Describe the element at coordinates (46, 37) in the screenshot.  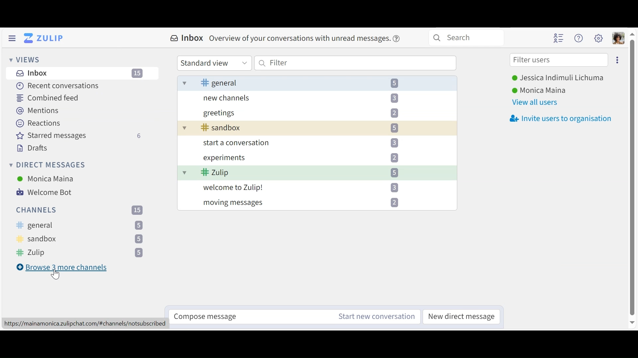
I see `Go to Home View` at that location.